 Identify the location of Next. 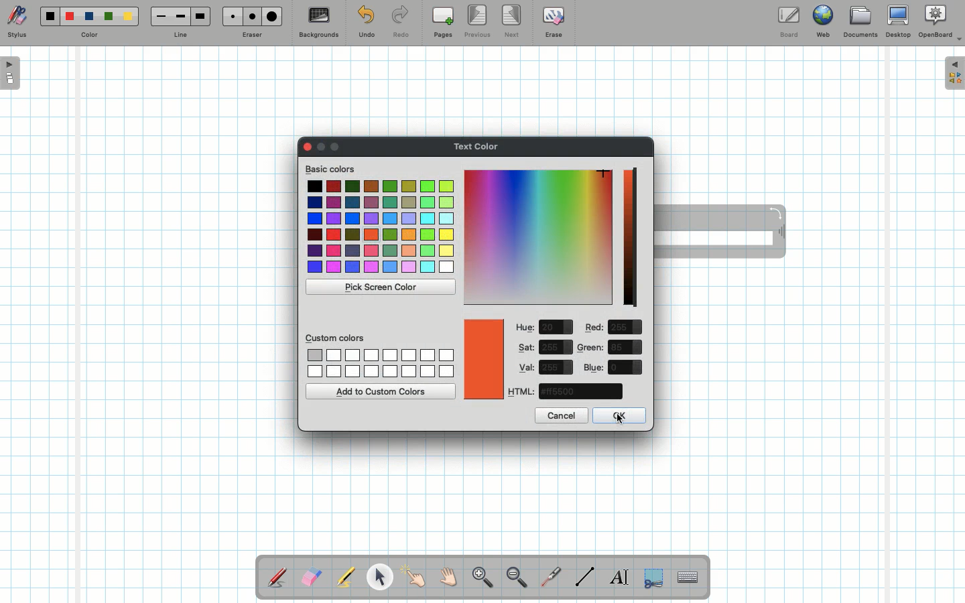
(513, 20).